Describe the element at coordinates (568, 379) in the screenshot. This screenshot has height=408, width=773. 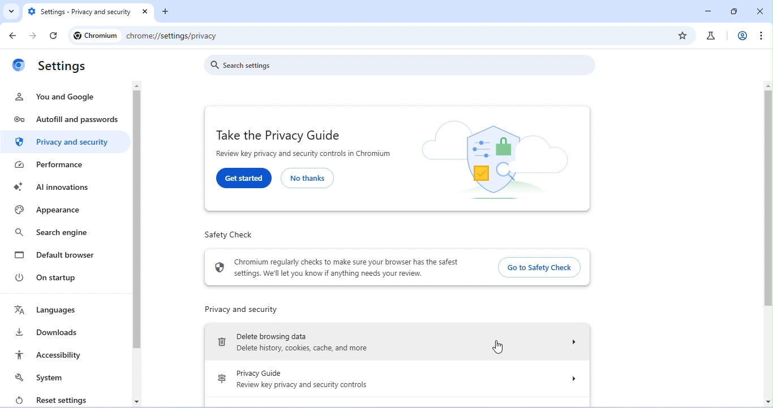
I see `drop down` at that location.